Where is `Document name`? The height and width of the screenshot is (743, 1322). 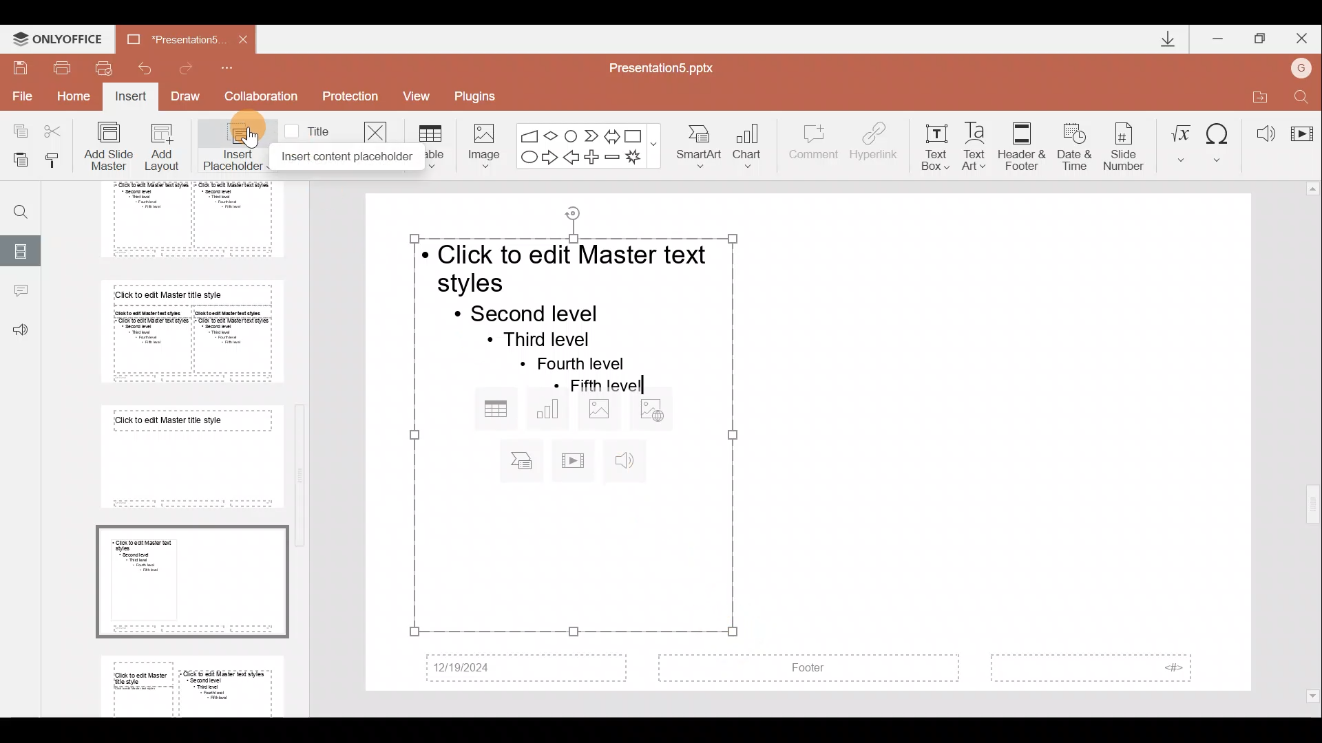
Document name is located at coordinates (669, 67).